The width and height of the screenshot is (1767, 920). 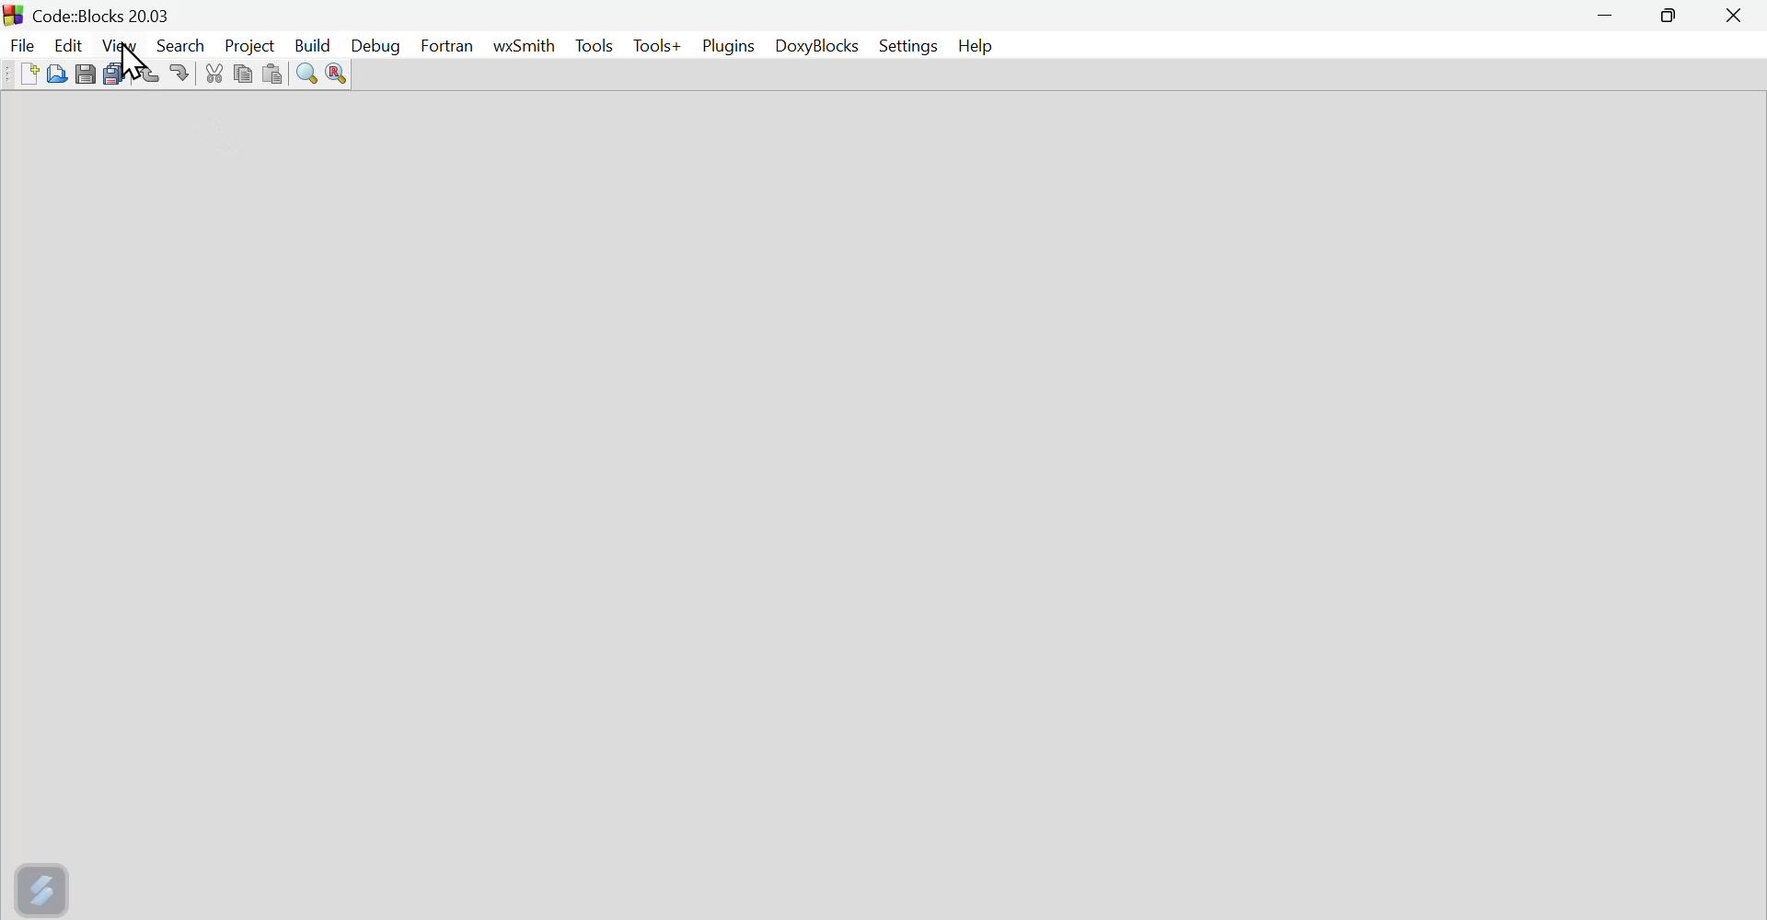 What do you see at coordinates (146, 70) in the screenshot?
I see `Undo` at bounding box center [146, 70].